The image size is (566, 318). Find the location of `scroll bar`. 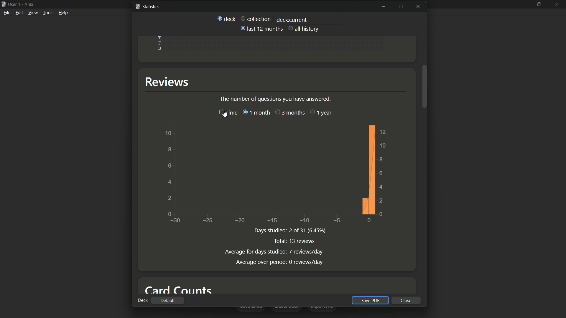

scroll bar is located at coordinates (425, 86).